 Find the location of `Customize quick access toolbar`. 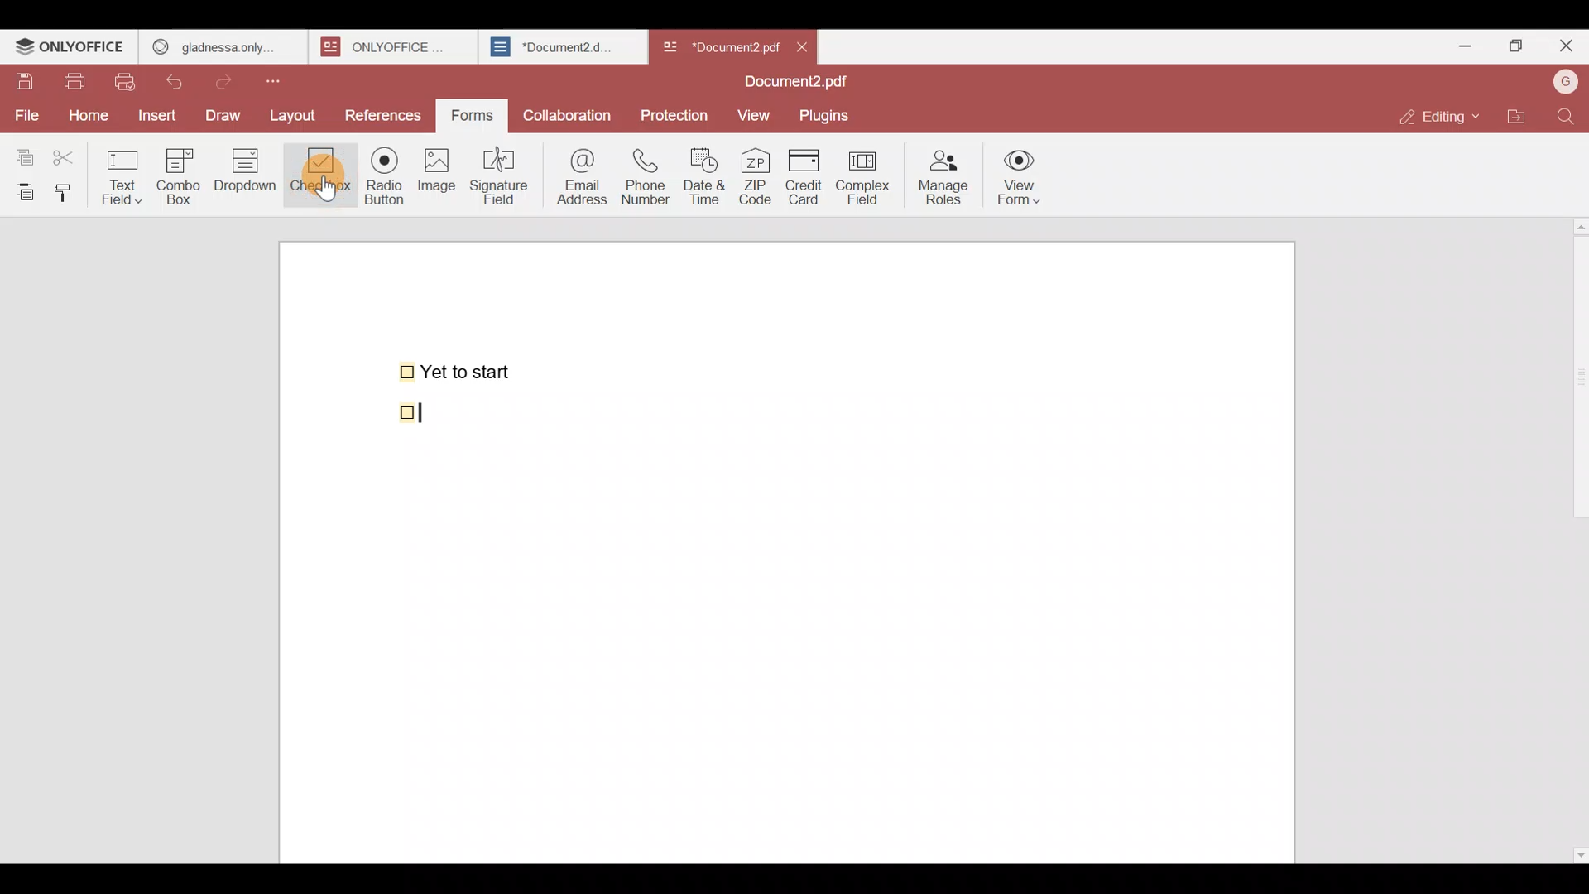

Customize quick access toolbar is located at coordinates (287, 78).